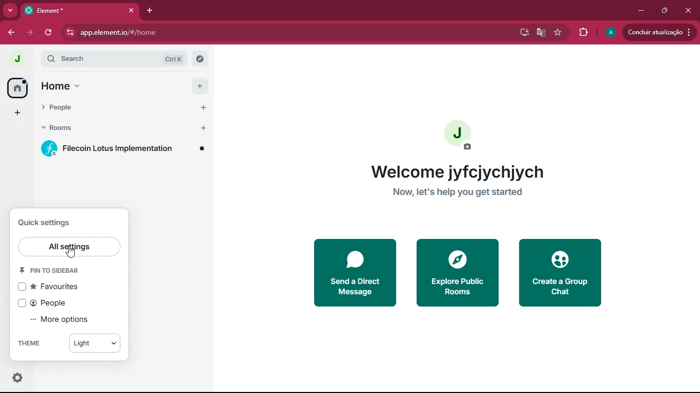  I want to click on forward, so click(30, 33).